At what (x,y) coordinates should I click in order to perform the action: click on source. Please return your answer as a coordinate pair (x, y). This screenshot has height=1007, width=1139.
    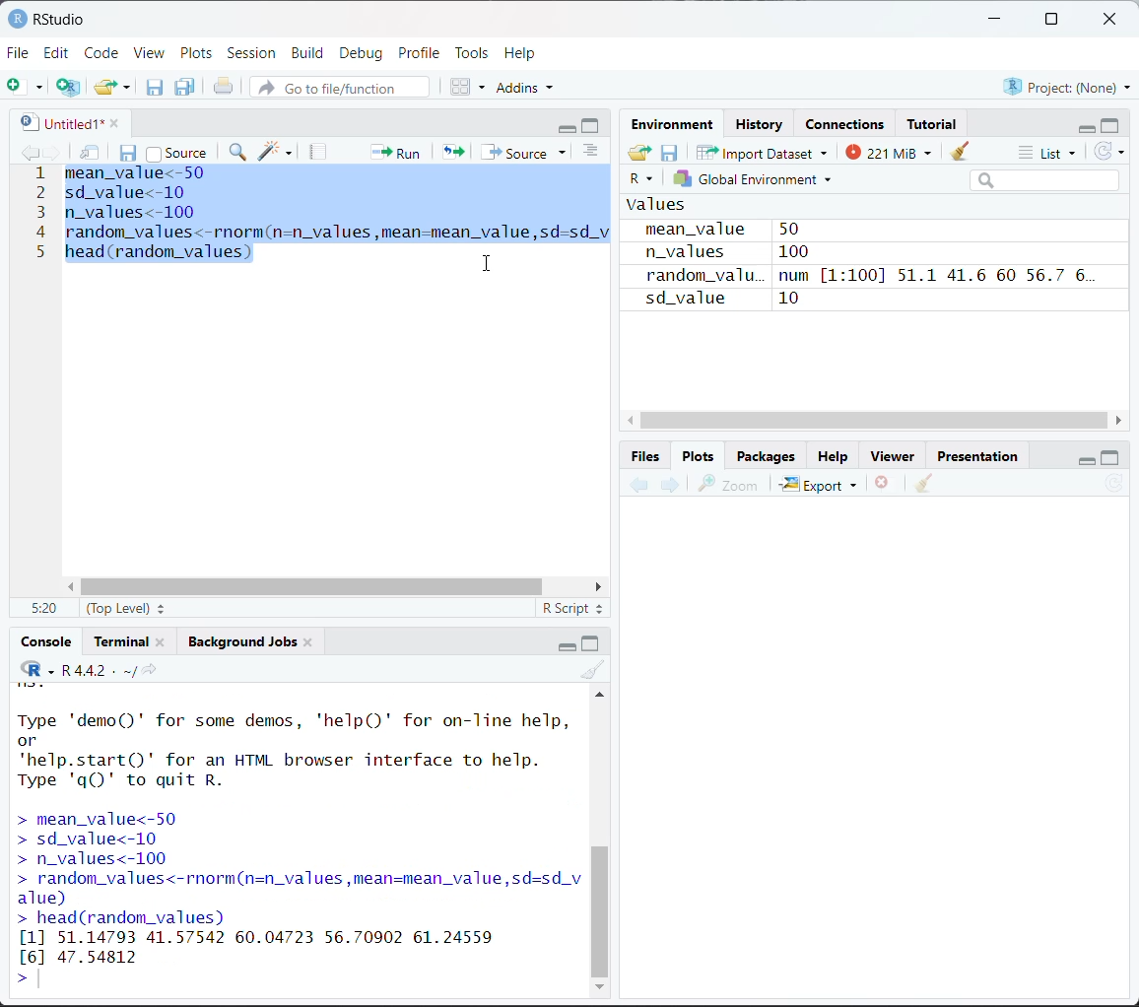
    Looking at the image, I should click on (527, 152).